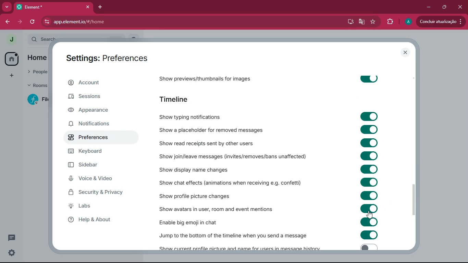 This screenshot has height=263, width=468. Describe the element at coordinates (104, 57) in the screenshot. I see `settings: preferences` at that location.